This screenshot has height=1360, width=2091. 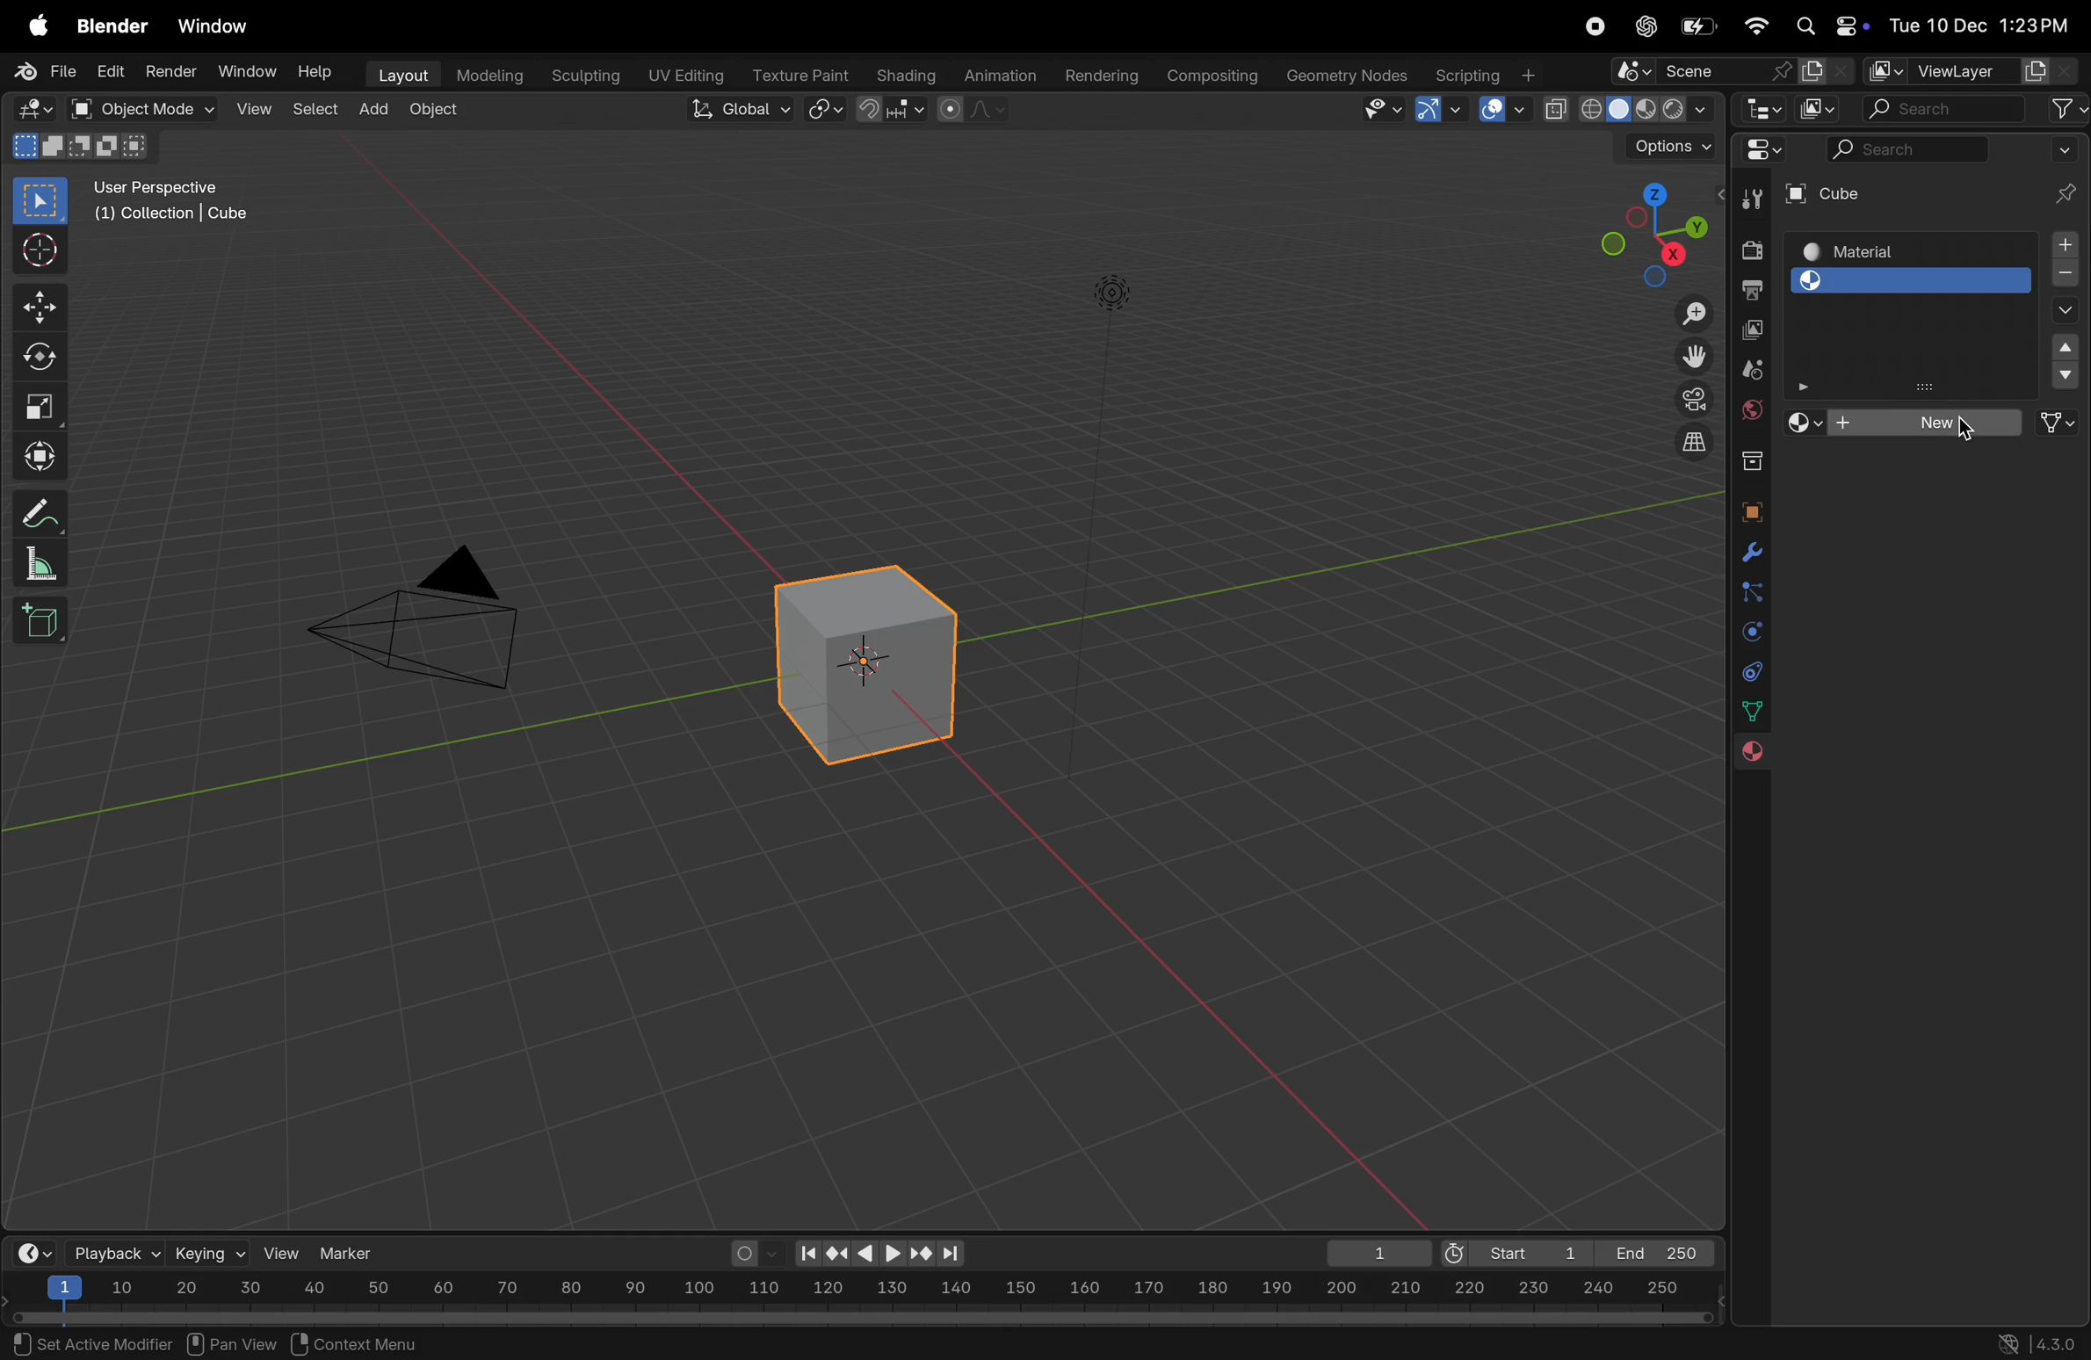 I want to click on annotate, so click(x=34, y=512).